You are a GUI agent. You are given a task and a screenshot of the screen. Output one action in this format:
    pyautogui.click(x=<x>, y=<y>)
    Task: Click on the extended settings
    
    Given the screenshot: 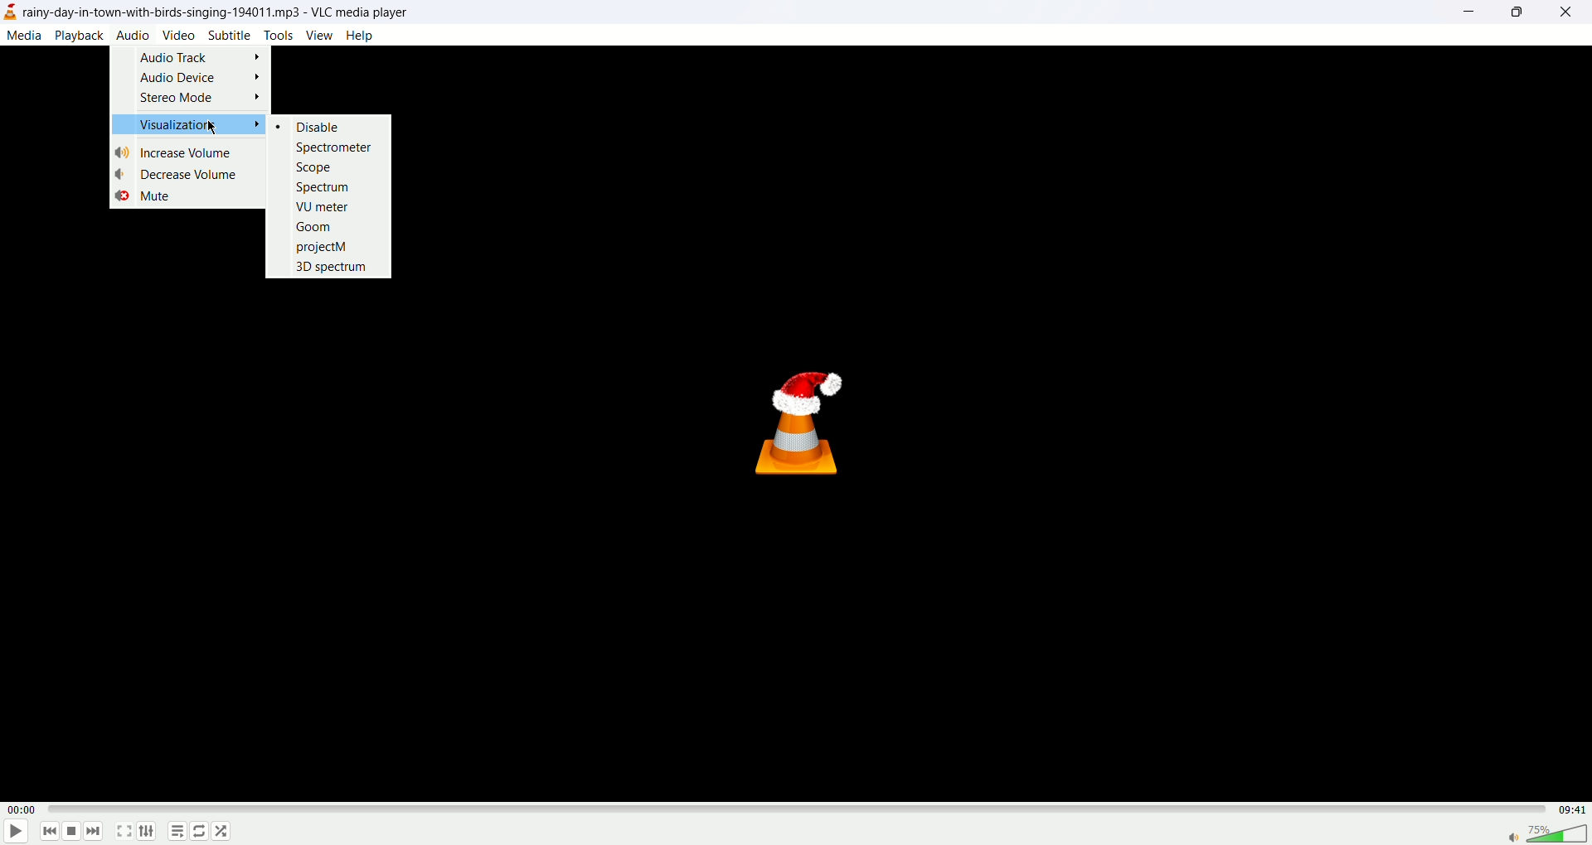 What is the action you would take?
    pyautogui.click(x=153, y=833)
    